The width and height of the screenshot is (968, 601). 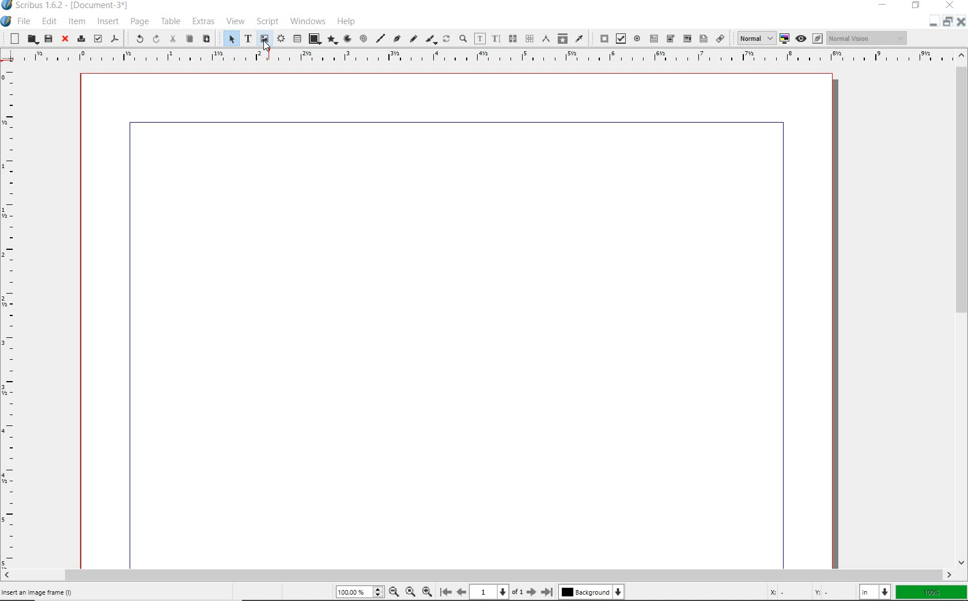 I want to click on minimize, so click(x=932, y=25).